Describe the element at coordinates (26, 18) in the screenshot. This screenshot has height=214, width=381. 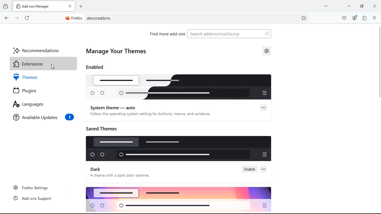
I see `refresh` at that location.